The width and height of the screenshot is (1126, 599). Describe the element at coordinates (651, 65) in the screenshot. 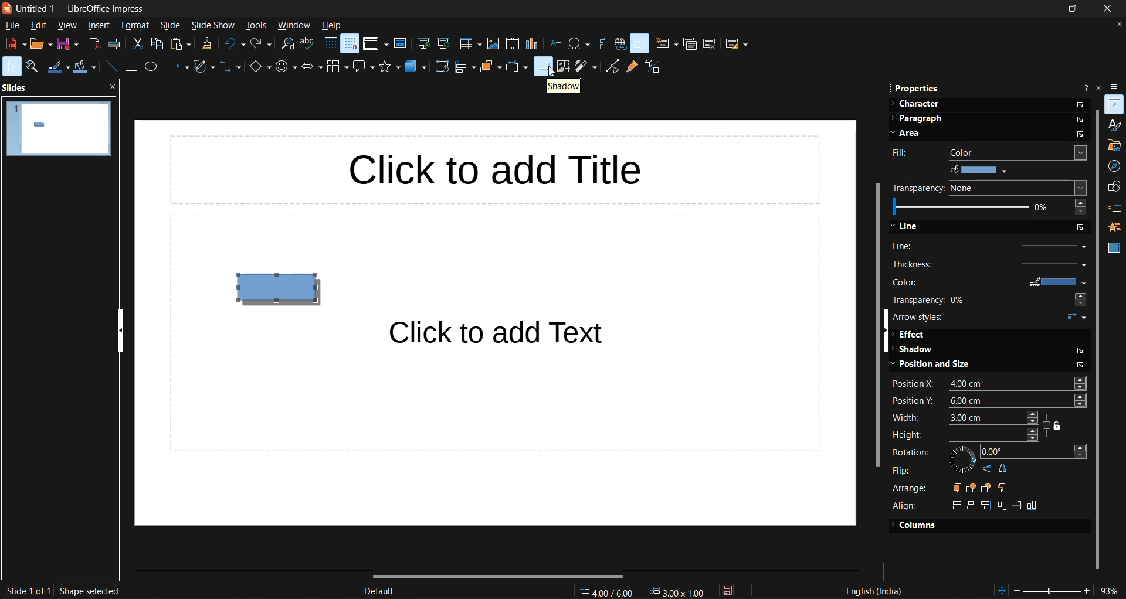

I see `toggle extrusion` at that location.